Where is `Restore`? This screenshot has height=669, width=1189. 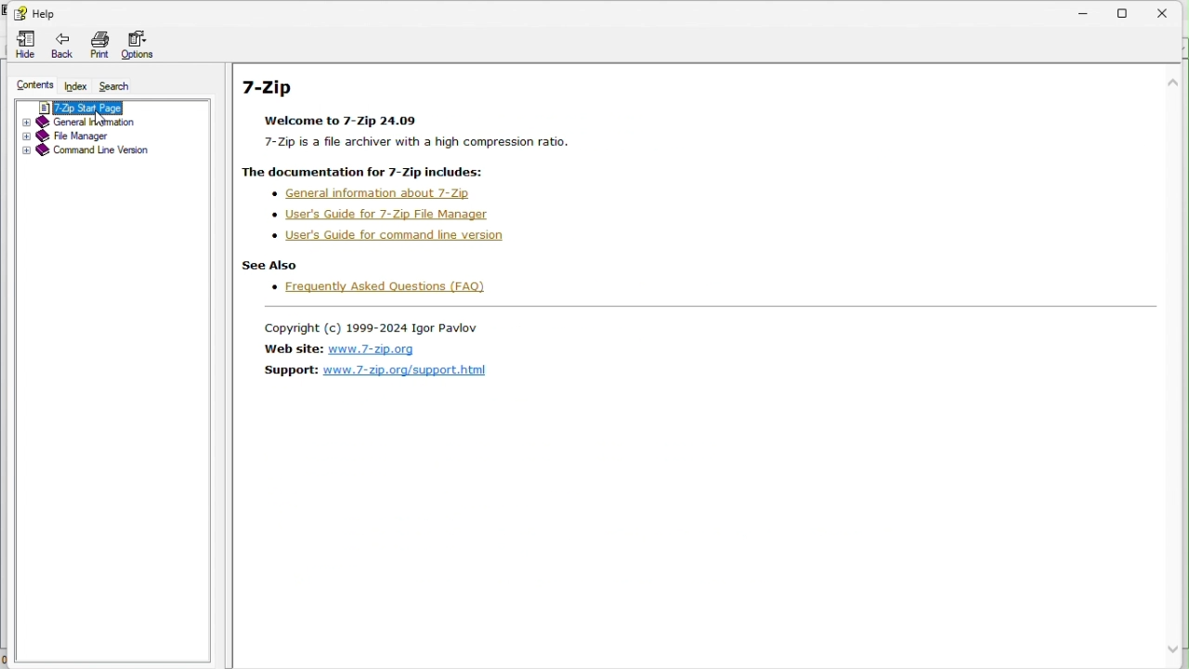 Restore is located at coordinates (1129, 11).